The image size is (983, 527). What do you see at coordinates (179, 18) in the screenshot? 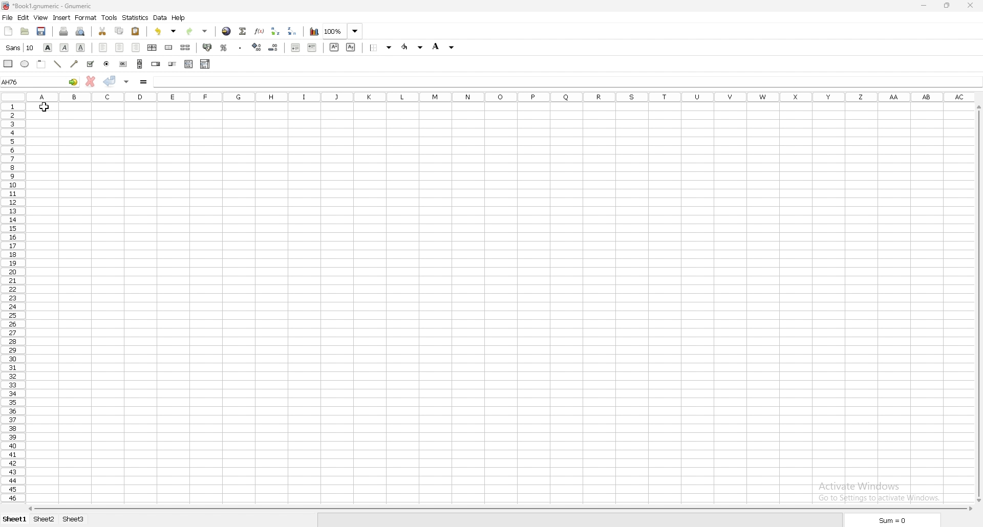
I see `help` at bounding box center [179, 18].